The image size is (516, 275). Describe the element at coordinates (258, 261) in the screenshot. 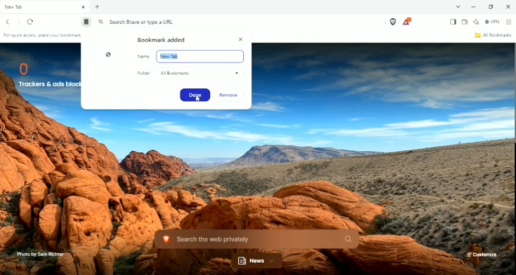

I see `News` at that location.